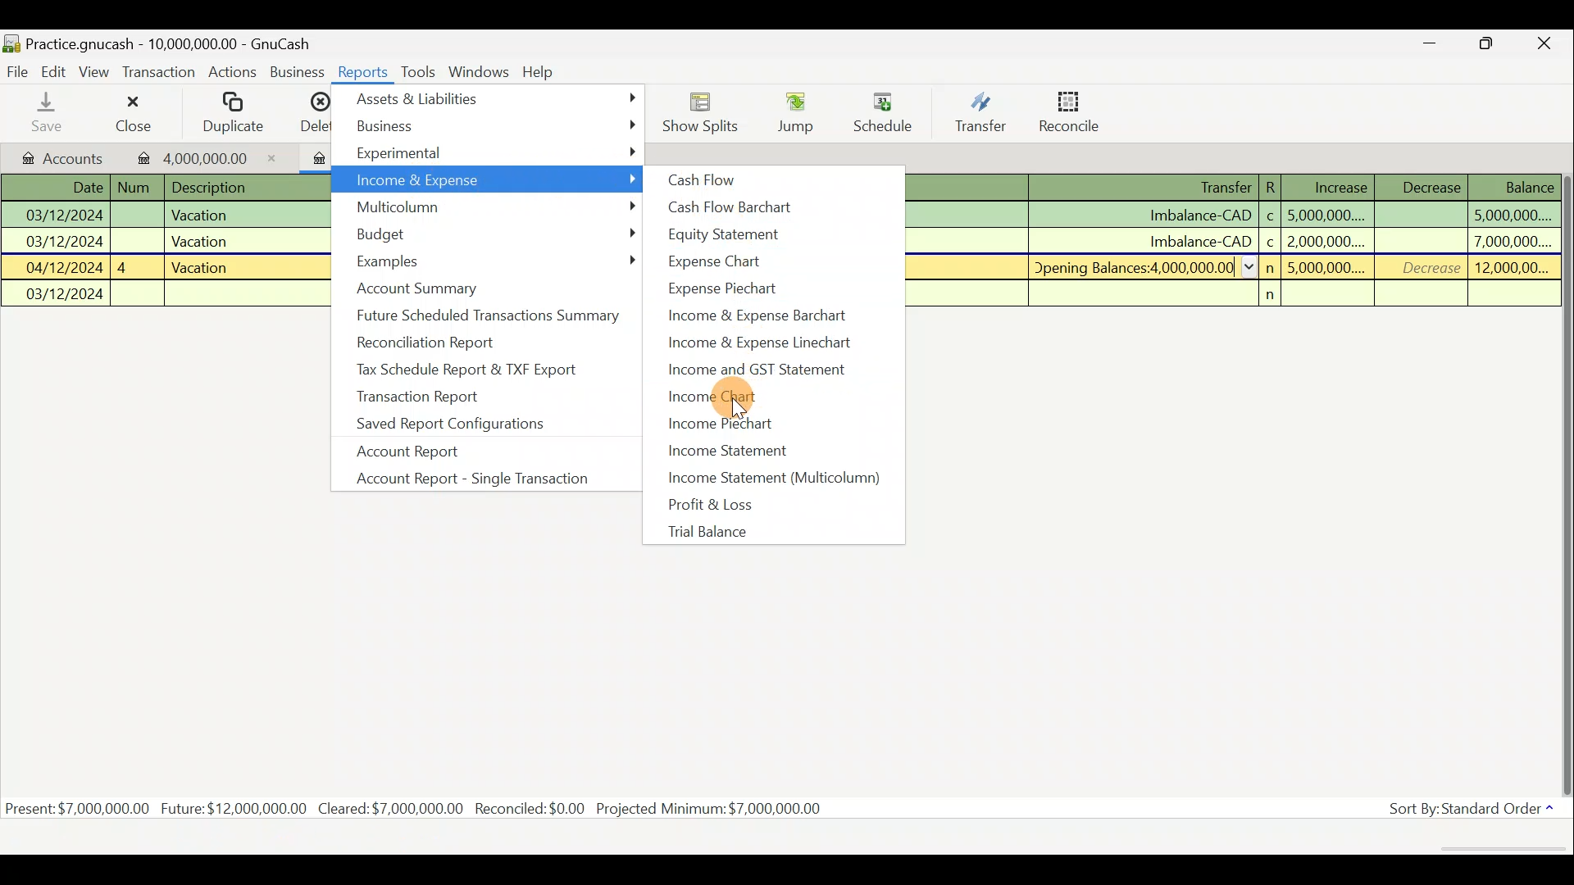 The image size is (1574, 885). Describe the element at coordinates (66, 240) in the screenshot. I see `03/12/2024` at that location.